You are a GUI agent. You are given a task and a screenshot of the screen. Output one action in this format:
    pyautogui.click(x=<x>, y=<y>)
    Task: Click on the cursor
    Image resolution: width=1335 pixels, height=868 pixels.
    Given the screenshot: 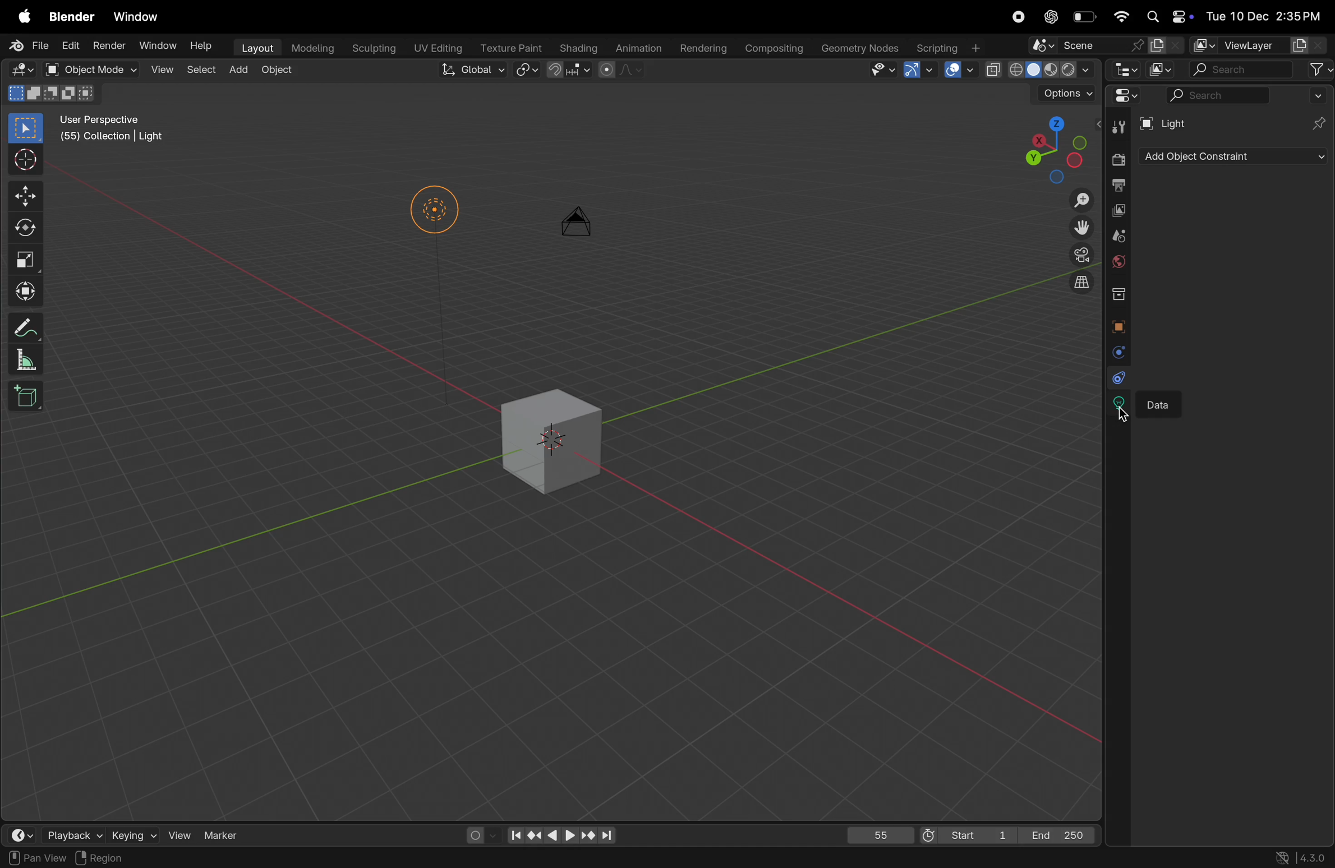 What is the action you would take?
    pyautogui.click(x=1127, y=412)
    